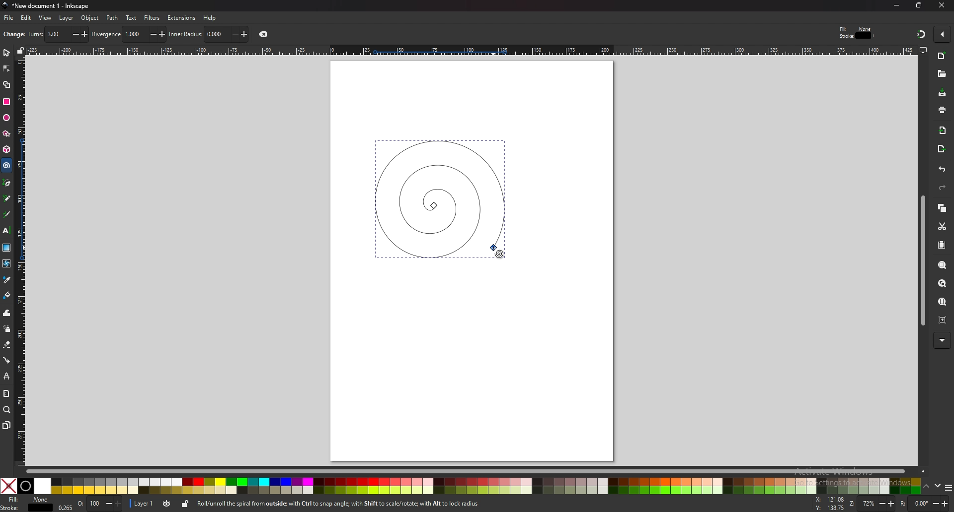  Describe the element at coordinates (91, 17) in the screenshot. I see `object` at that location.